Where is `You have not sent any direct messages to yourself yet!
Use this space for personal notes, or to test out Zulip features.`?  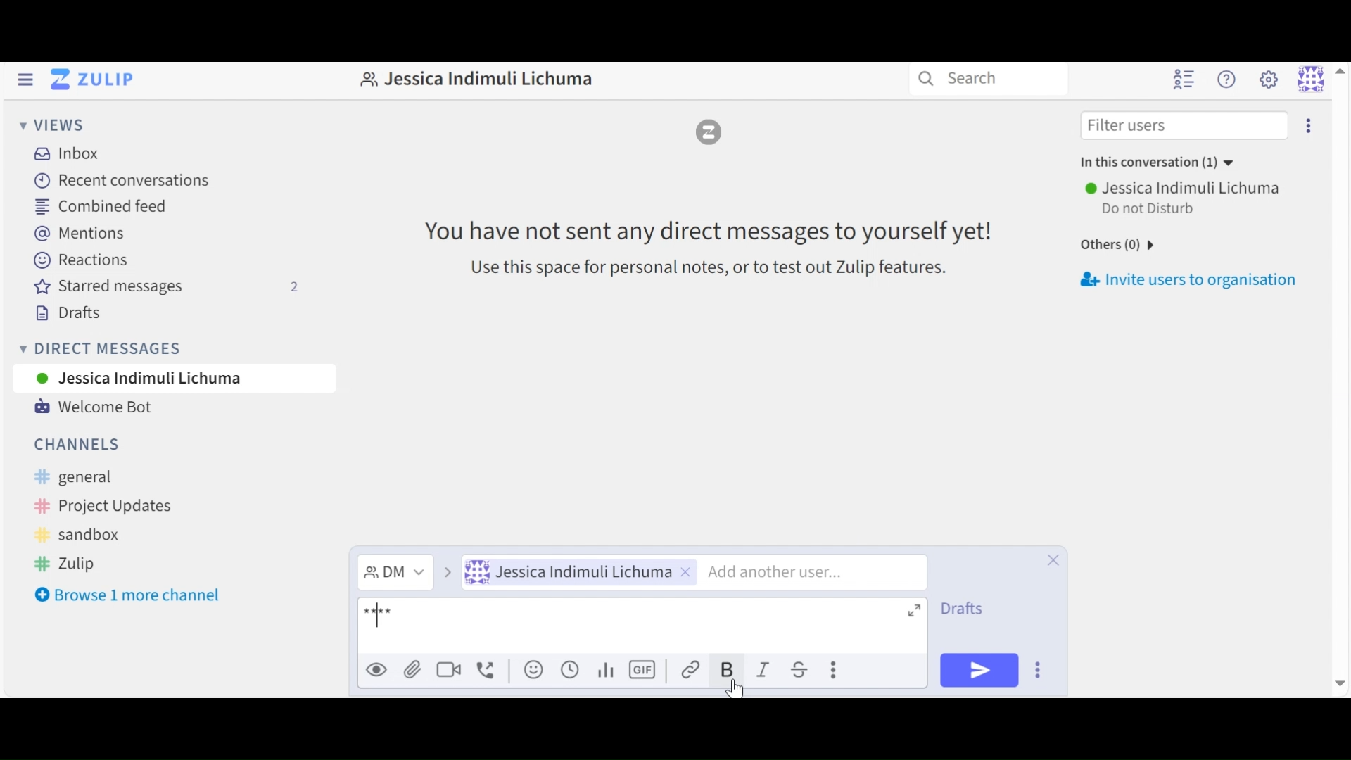
You have not sent any direct messages to yourself yet!
Use this space for personal notes, or to test out Zulip features. is located at coordinates (701, 246).